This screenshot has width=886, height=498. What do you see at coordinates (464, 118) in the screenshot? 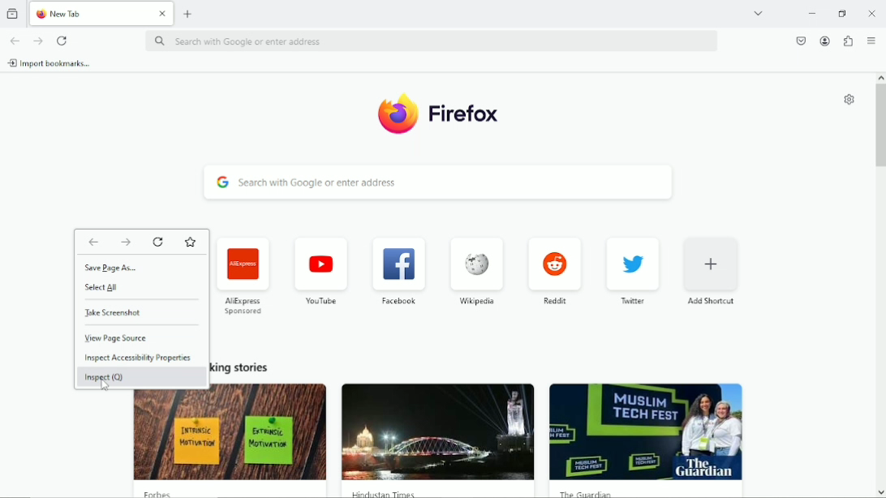
I see `Firefox` at bounding box center [464, 118].